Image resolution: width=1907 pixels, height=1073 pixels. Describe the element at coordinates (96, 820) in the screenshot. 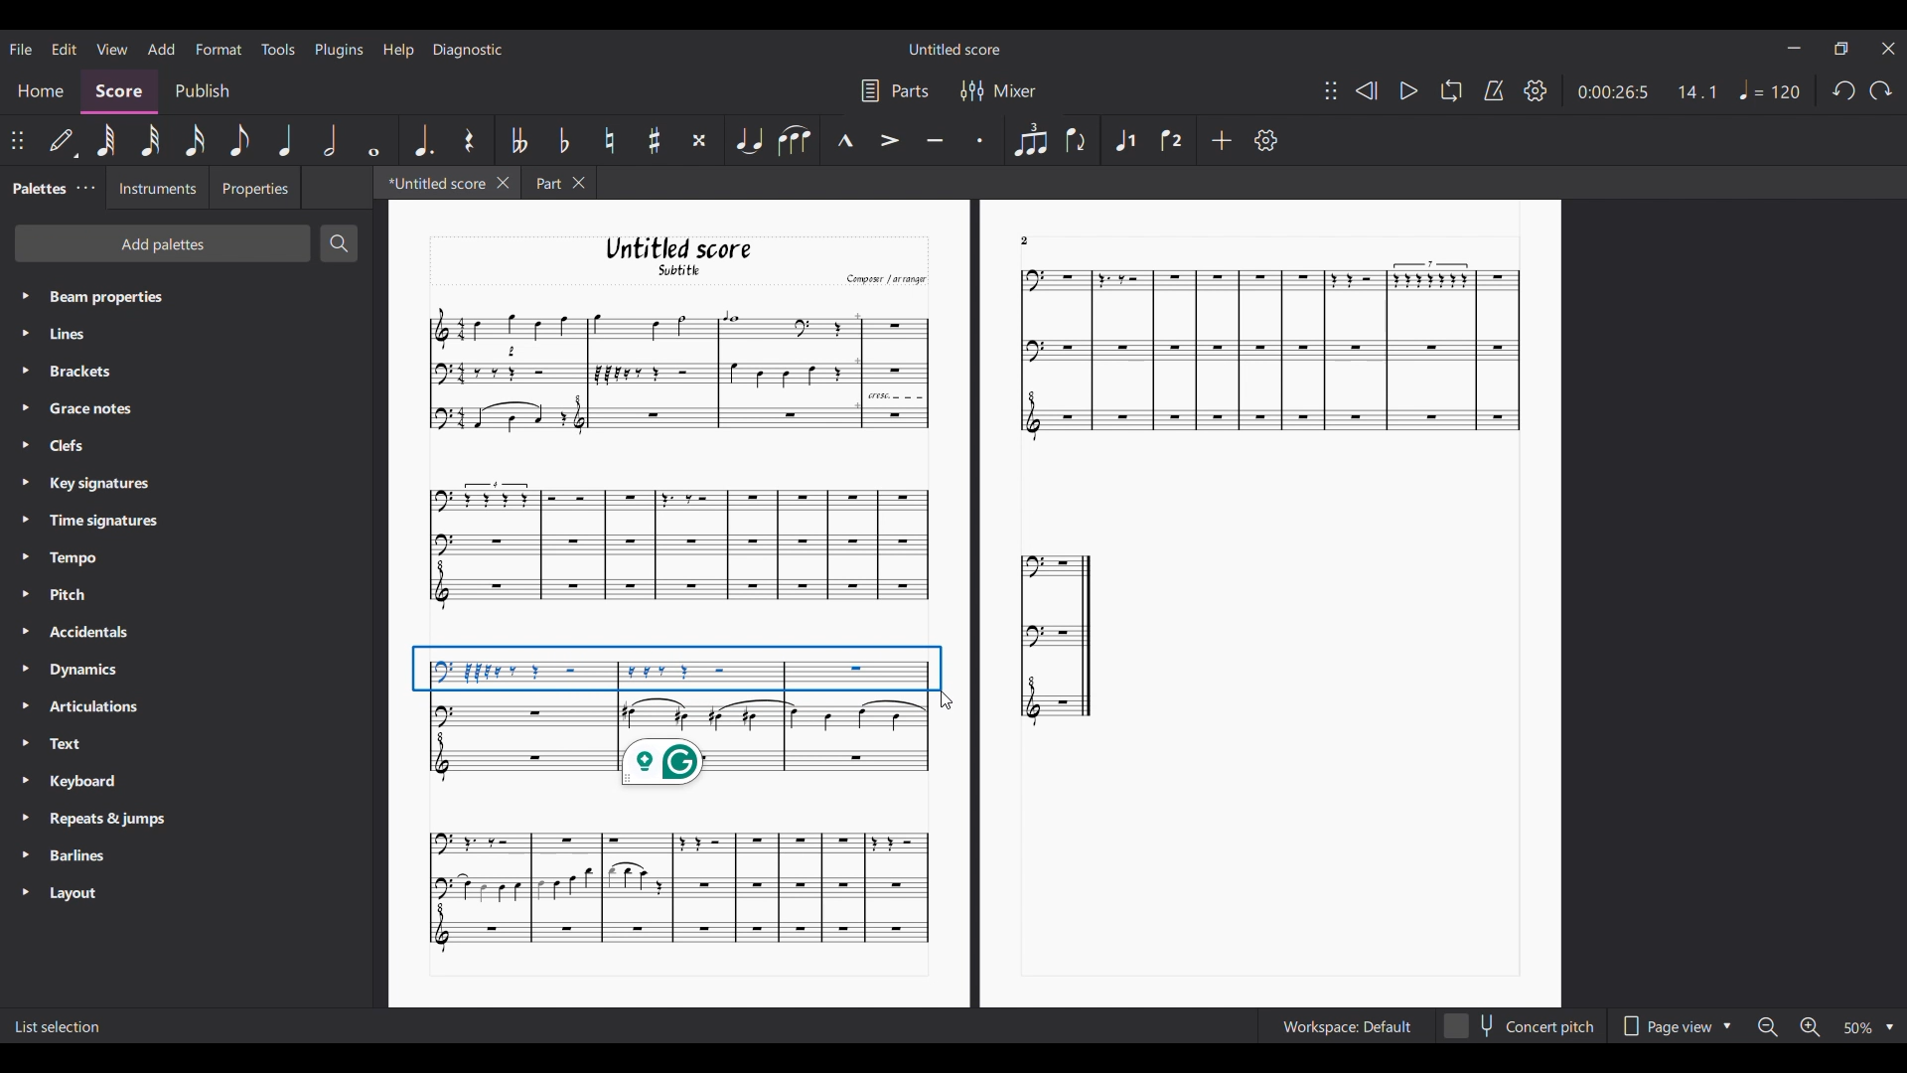

I see `> Repeats & jumps` at that location.